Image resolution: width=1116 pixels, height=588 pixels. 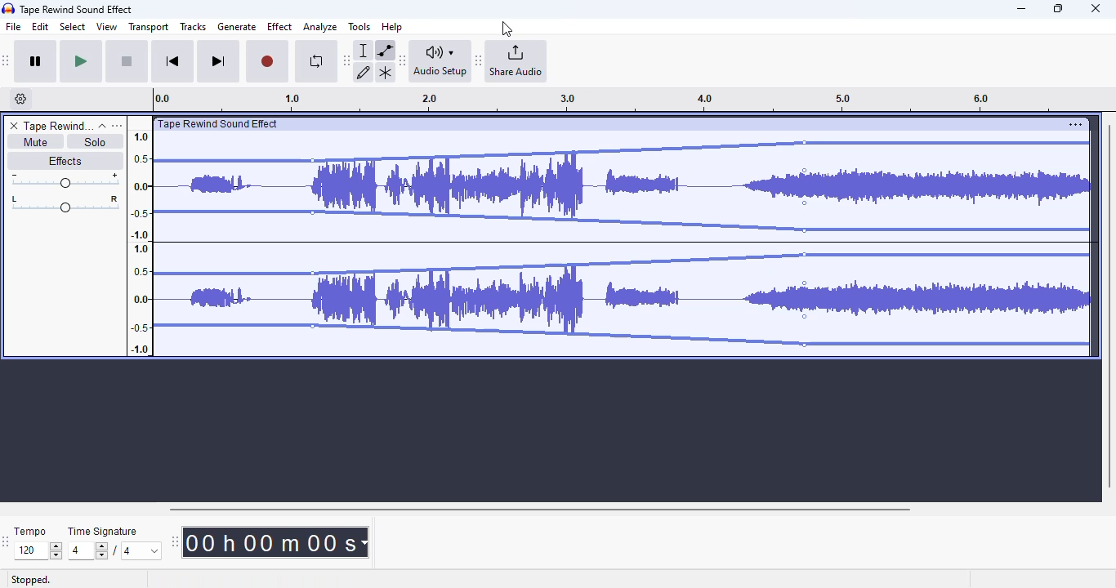 What do you see at coordinates (359, 26) in the screenshot?
I see `tools` at bounding box center [359, 26].